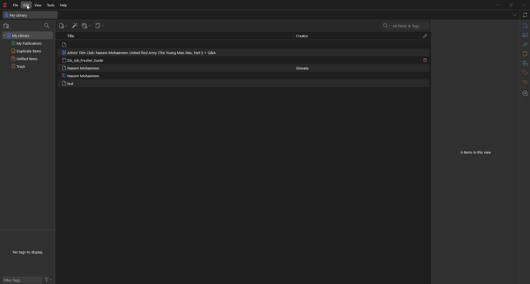 The image size is (530, 284). What do you see at coordinates (525, 54) in the screenshot?
I see `notes` at bounding box center [525, 54].